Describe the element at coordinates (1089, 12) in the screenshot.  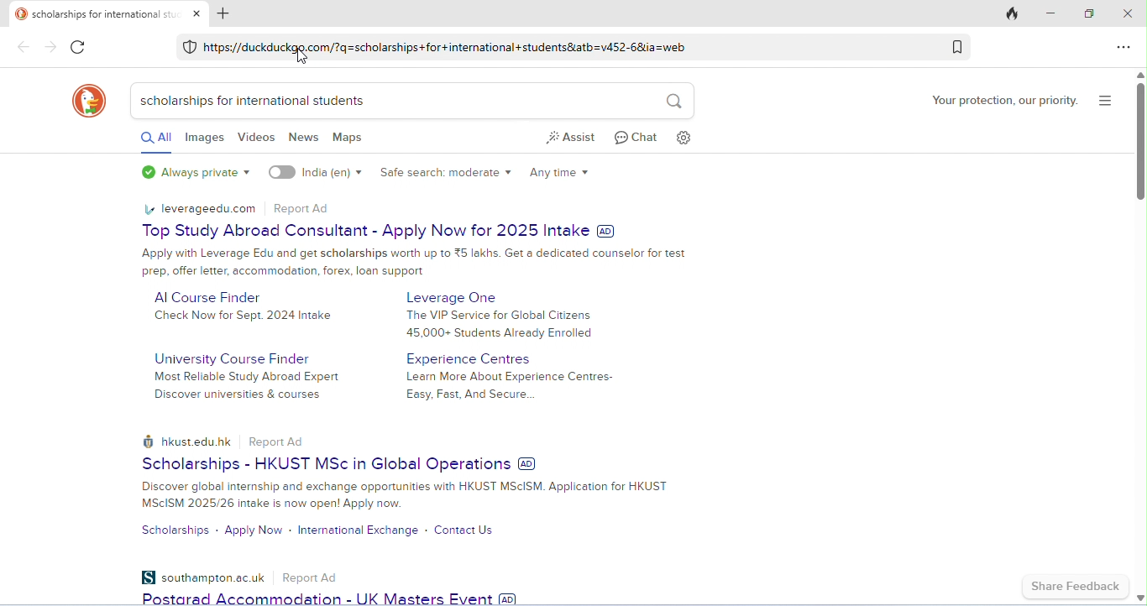
I see `maximize` at that location.